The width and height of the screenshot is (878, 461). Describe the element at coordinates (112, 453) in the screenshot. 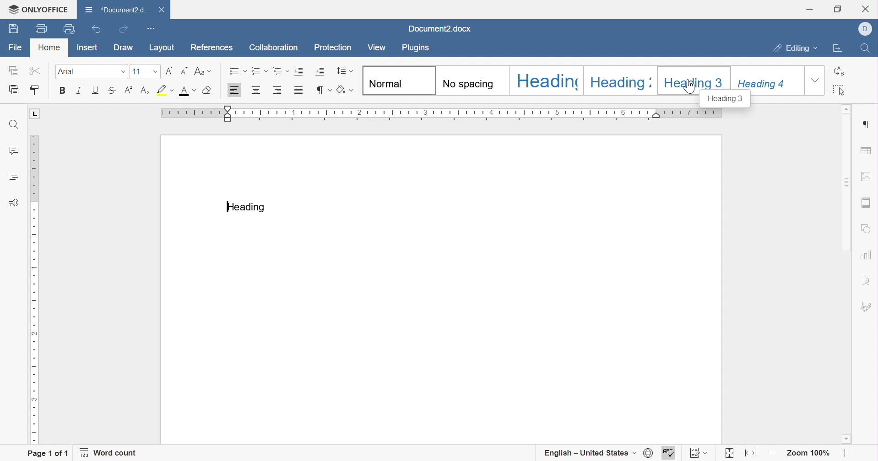

I see `Word count` at that location.